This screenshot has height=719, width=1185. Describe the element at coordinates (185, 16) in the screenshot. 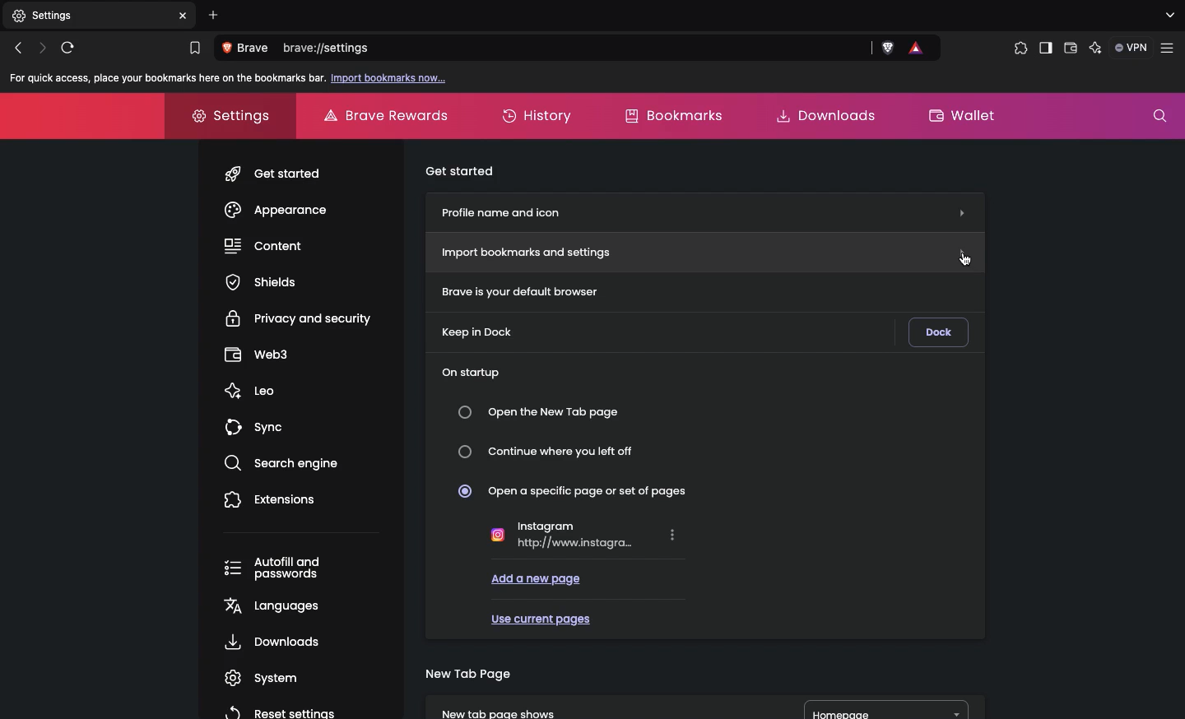

I see `` at that location.